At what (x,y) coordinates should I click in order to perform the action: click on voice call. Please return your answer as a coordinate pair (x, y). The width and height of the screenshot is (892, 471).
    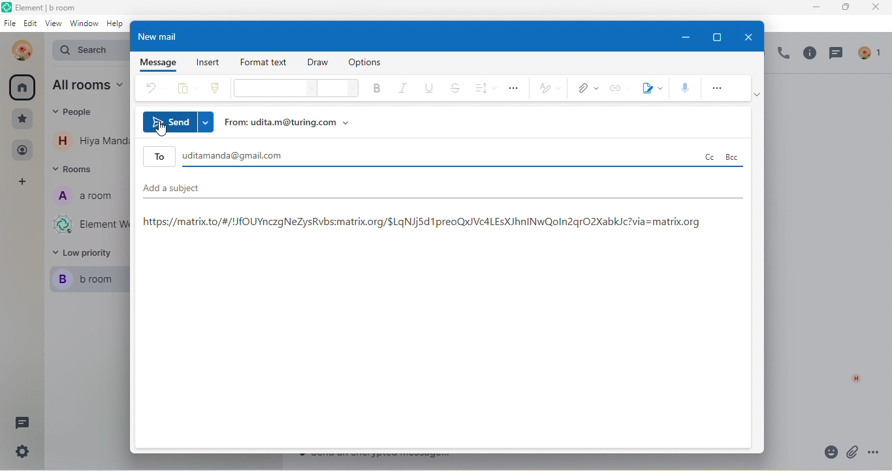
    Looking at the image, I should click on (782, 55).